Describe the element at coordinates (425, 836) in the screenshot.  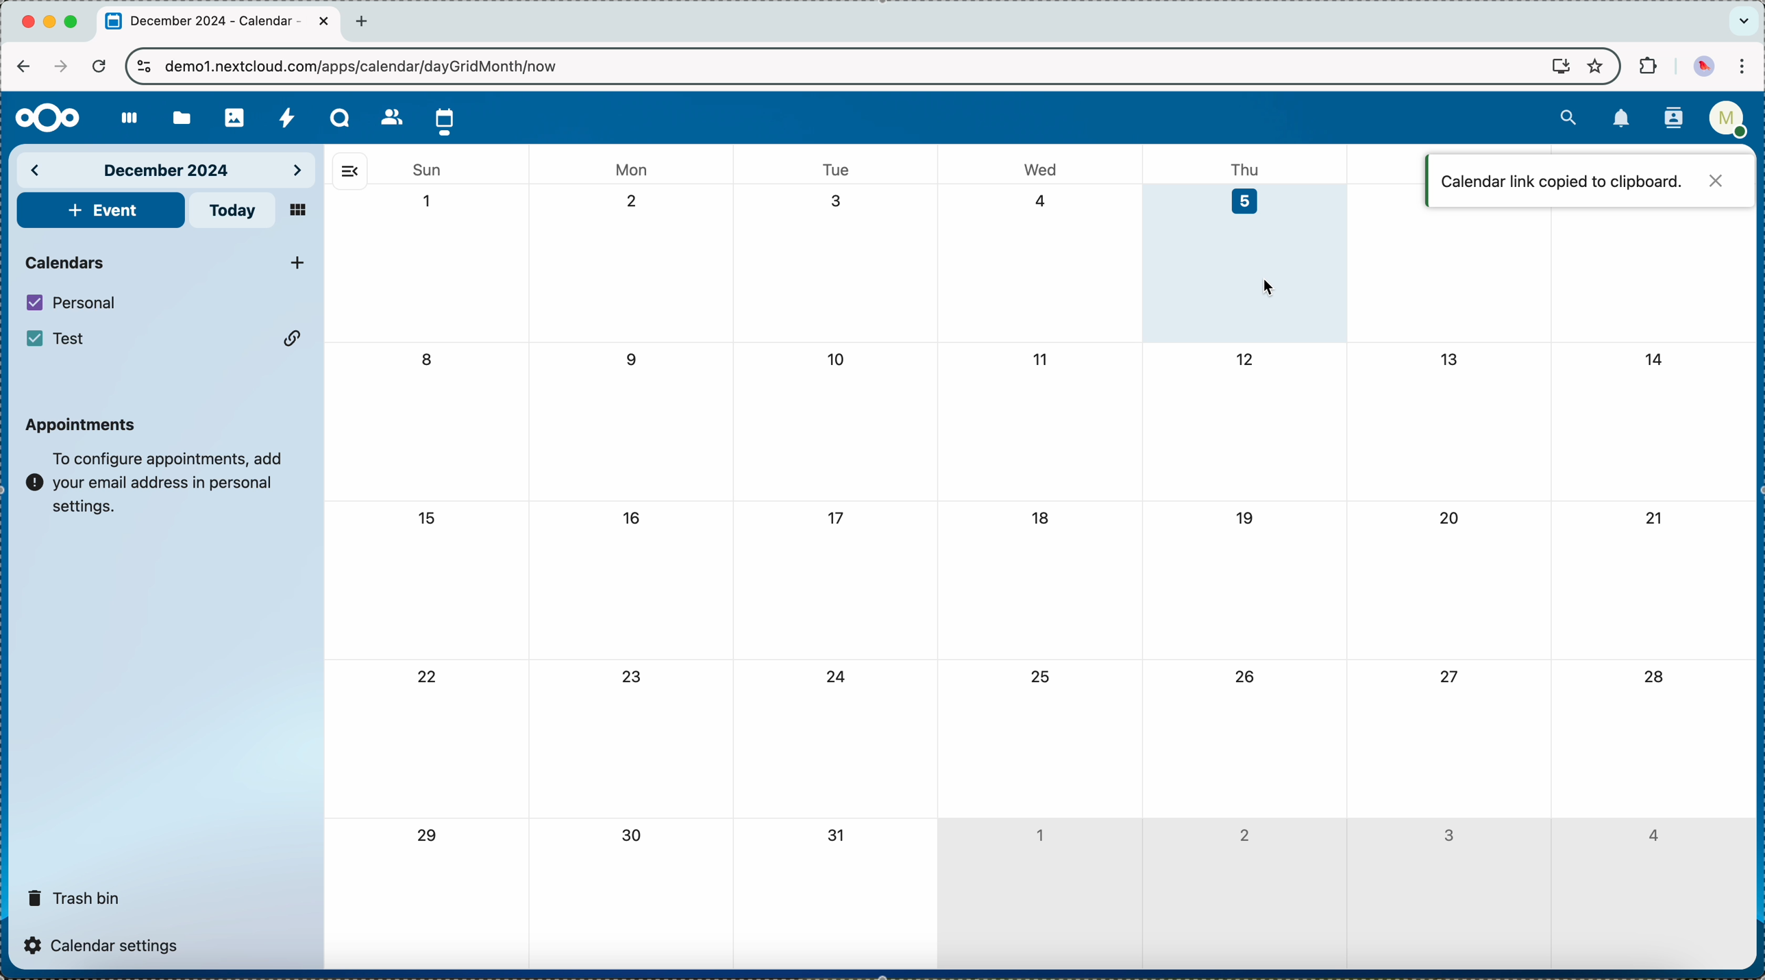
I see `29` at that location.